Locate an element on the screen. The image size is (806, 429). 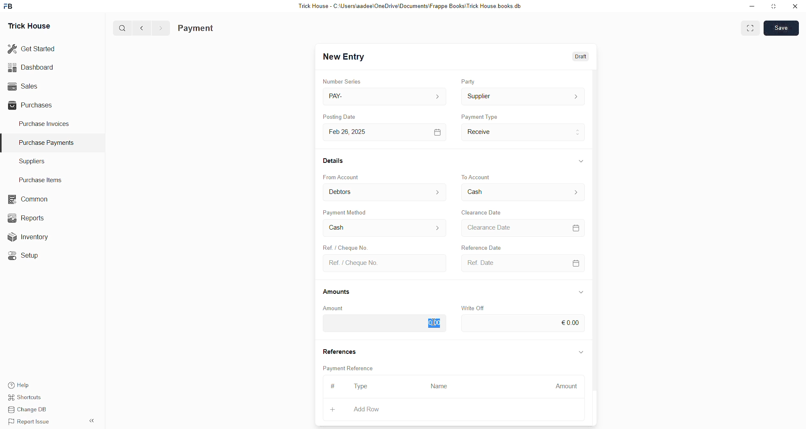
To Account  is located at coordinates (521, 193).